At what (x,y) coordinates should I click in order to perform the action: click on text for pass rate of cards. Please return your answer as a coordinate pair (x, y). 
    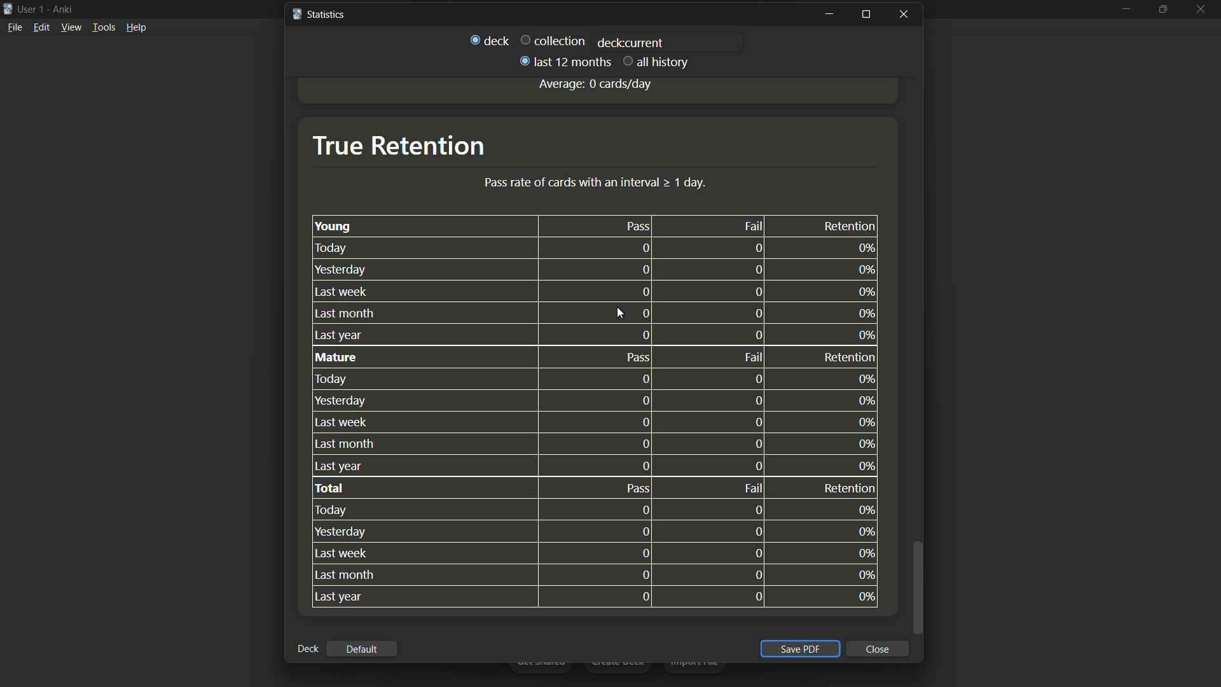
    Looking at the image, I should click on (596, 183).